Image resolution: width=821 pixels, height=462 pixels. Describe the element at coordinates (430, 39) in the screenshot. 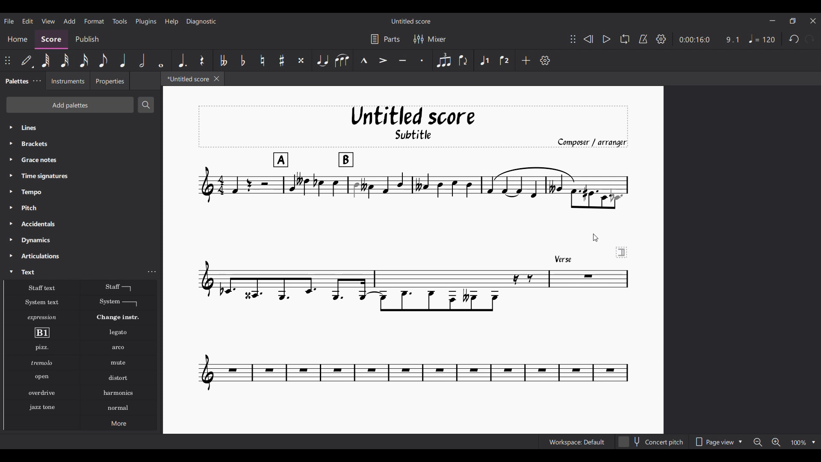

I see `Mixer settings` at that location.